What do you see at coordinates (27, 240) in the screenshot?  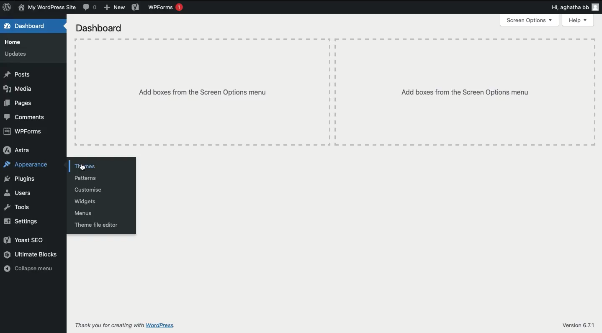 I see `Yoast` at bounding box center [27, 240].